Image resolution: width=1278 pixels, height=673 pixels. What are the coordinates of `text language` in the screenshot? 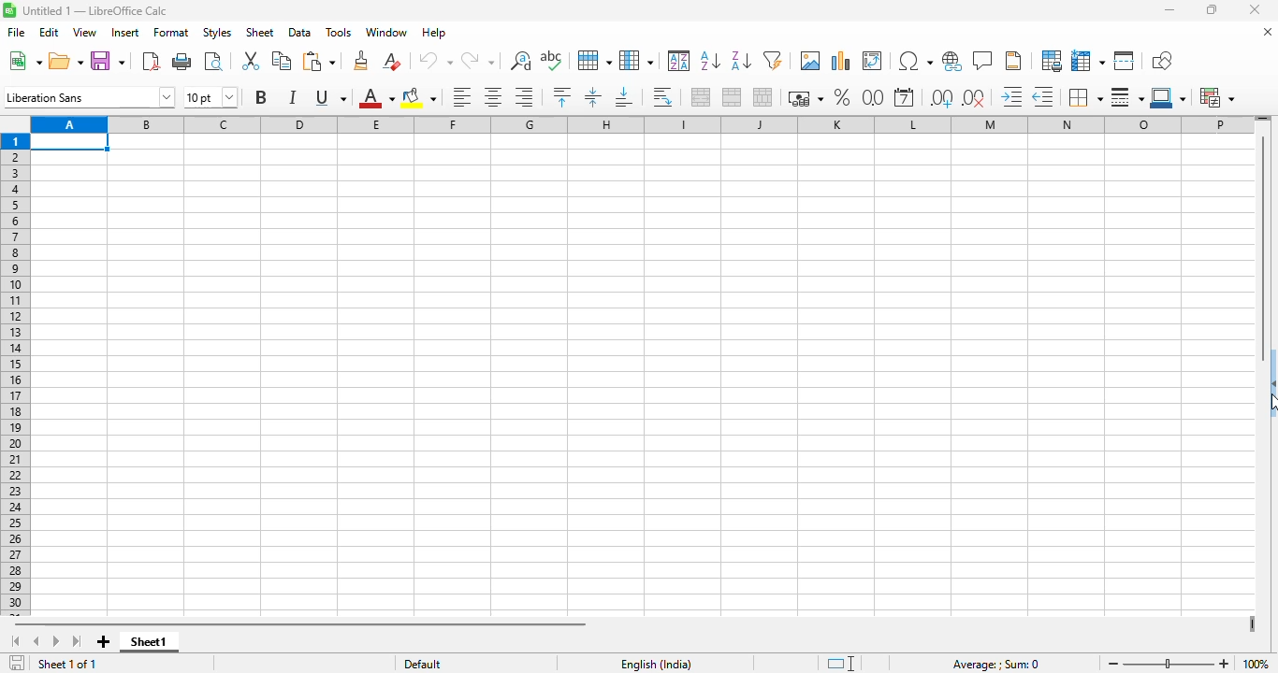 It's located at (655, 665).